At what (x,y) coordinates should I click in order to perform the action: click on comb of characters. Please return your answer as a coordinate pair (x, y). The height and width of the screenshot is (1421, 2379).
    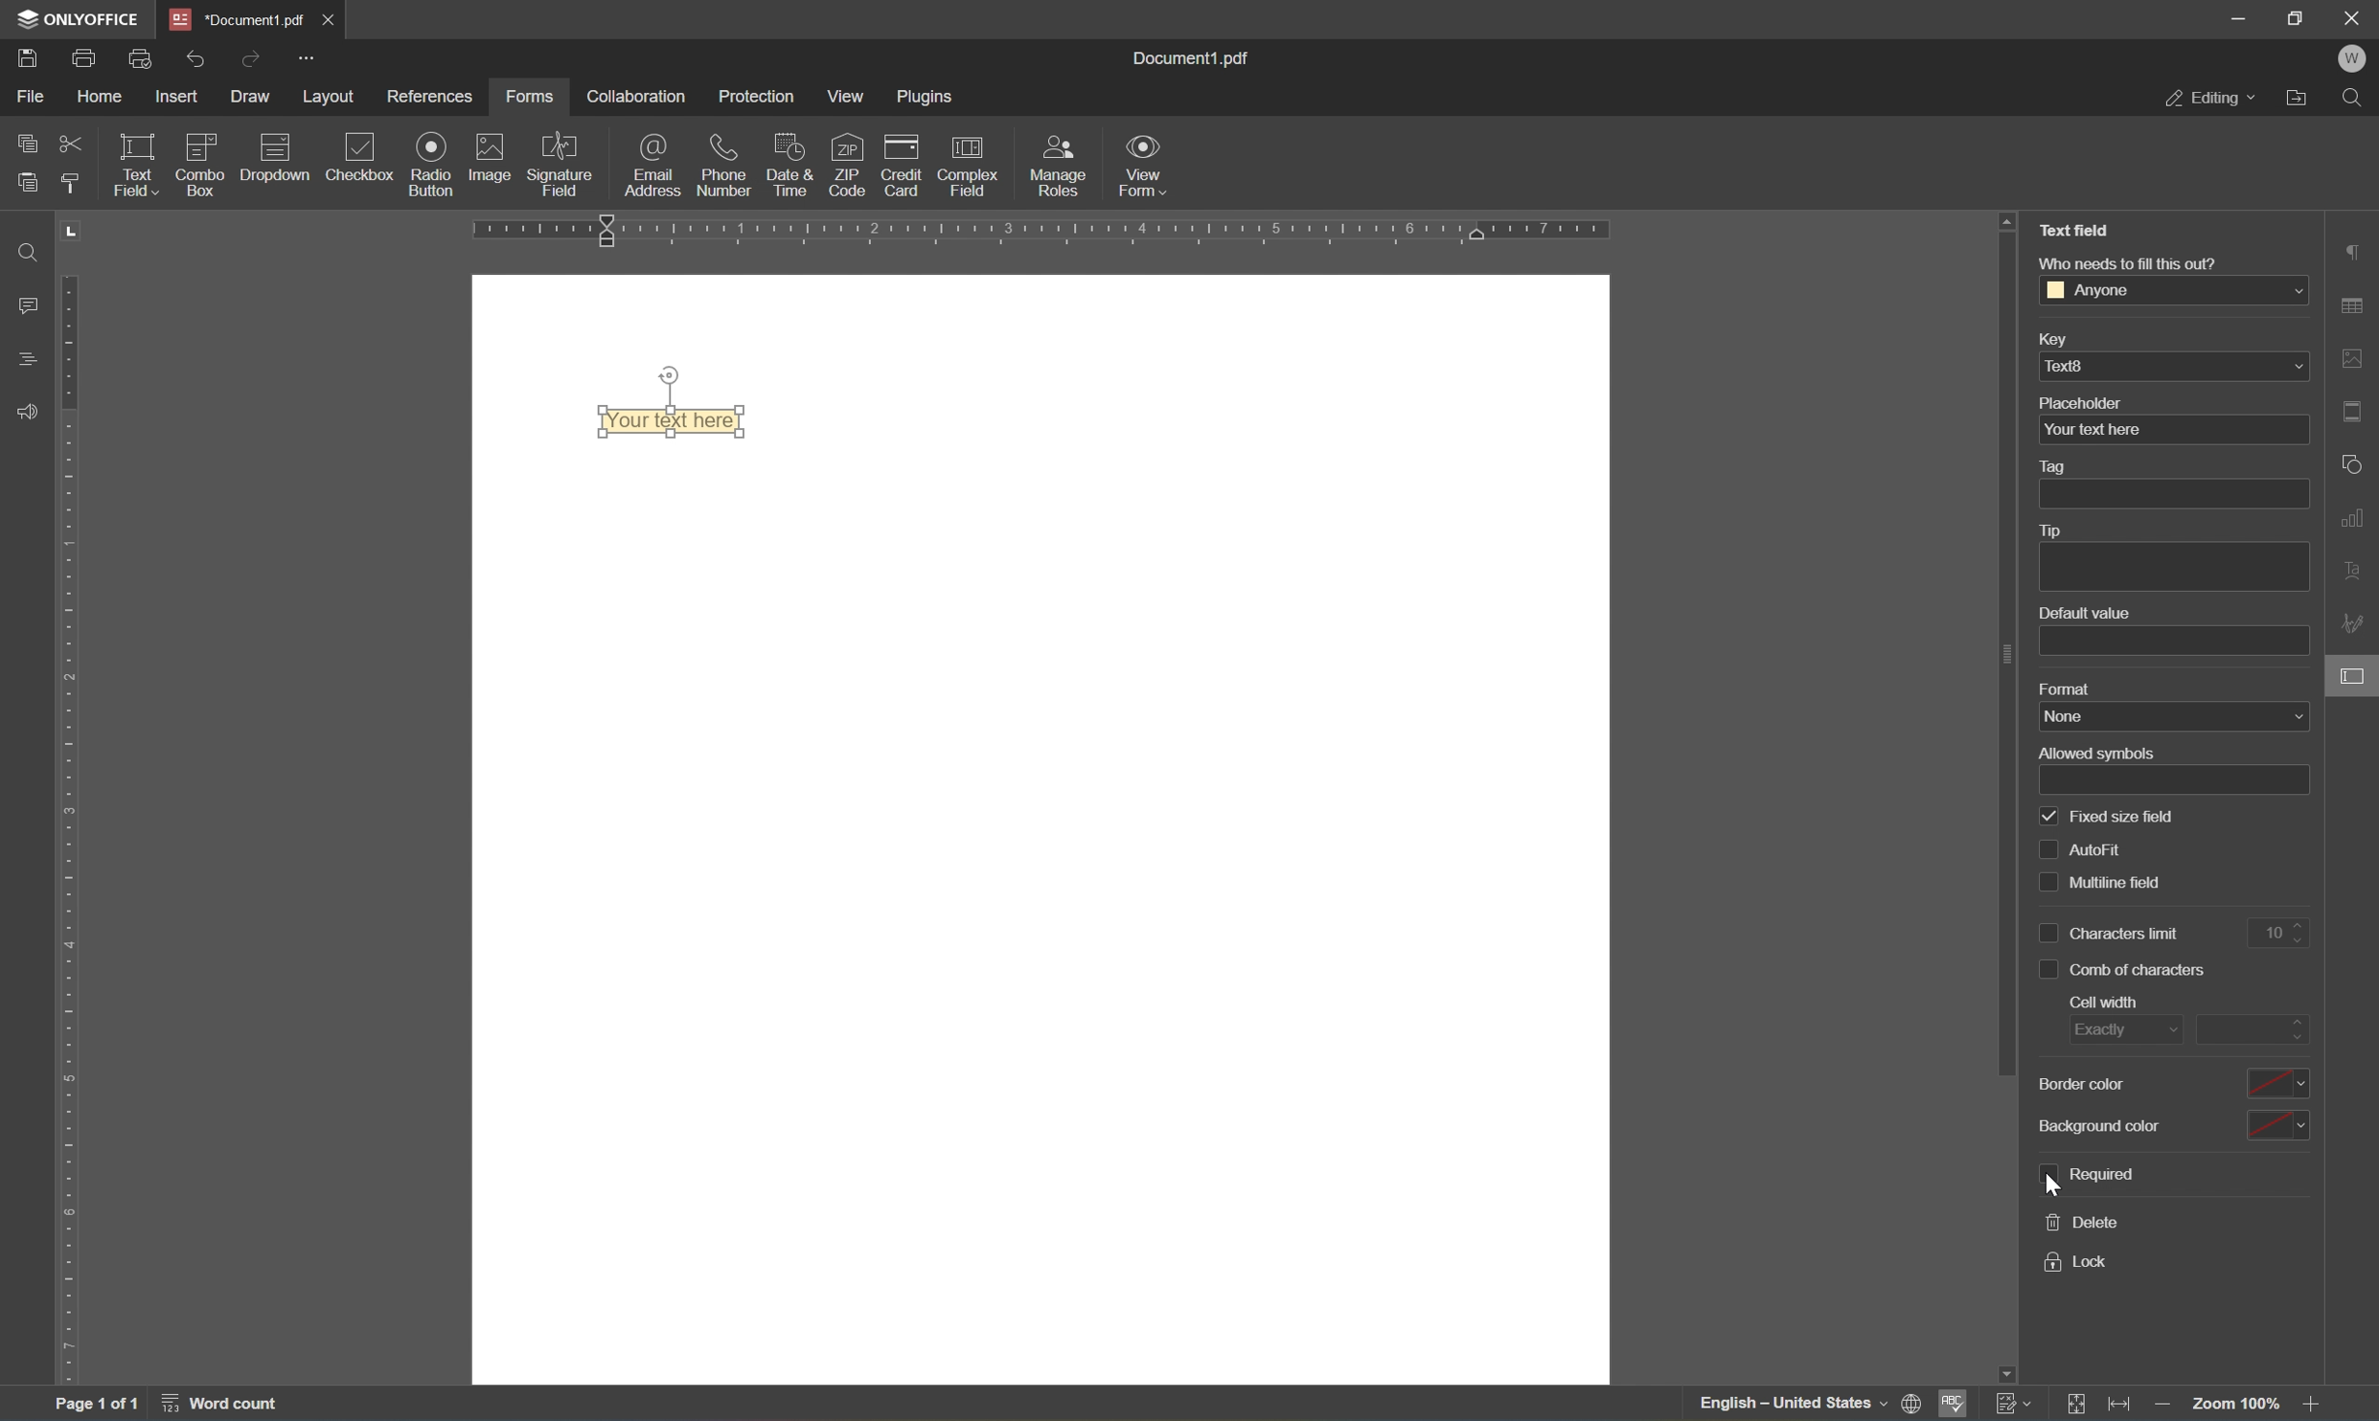
    Looking at the image, I should click on (2129, 967).